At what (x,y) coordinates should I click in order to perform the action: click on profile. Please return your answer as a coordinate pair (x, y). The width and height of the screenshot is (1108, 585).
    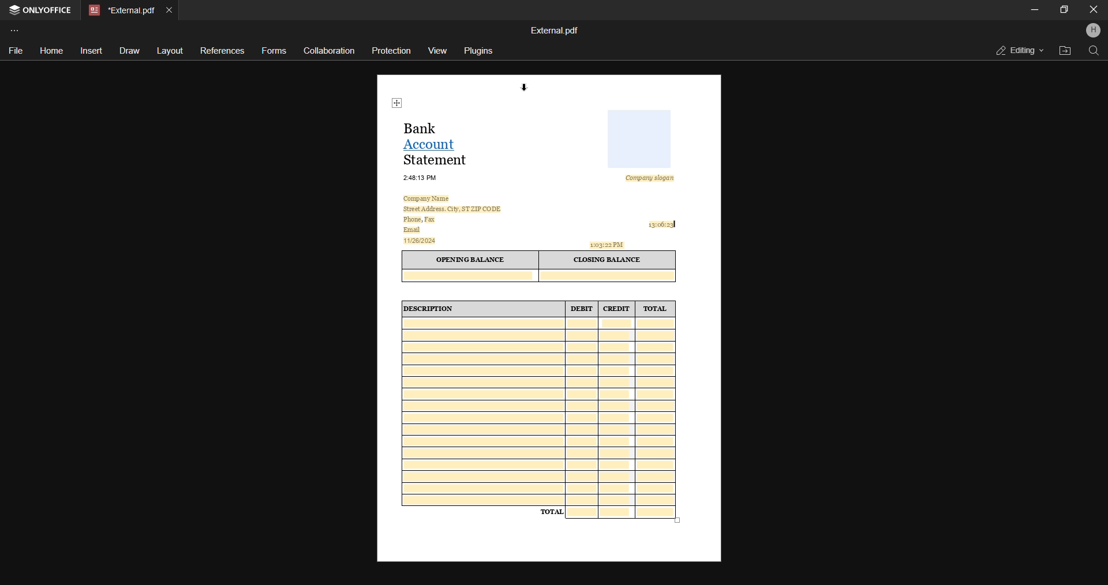
    Looking at the image, I should click on (1094, 31).